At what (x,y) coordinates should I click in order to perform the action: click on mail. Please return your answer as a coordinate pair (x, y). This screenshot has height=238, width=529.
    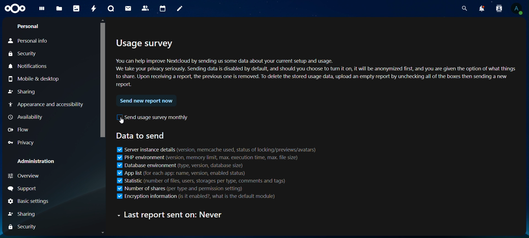
    Looking at the image, I should click on (128, 8).